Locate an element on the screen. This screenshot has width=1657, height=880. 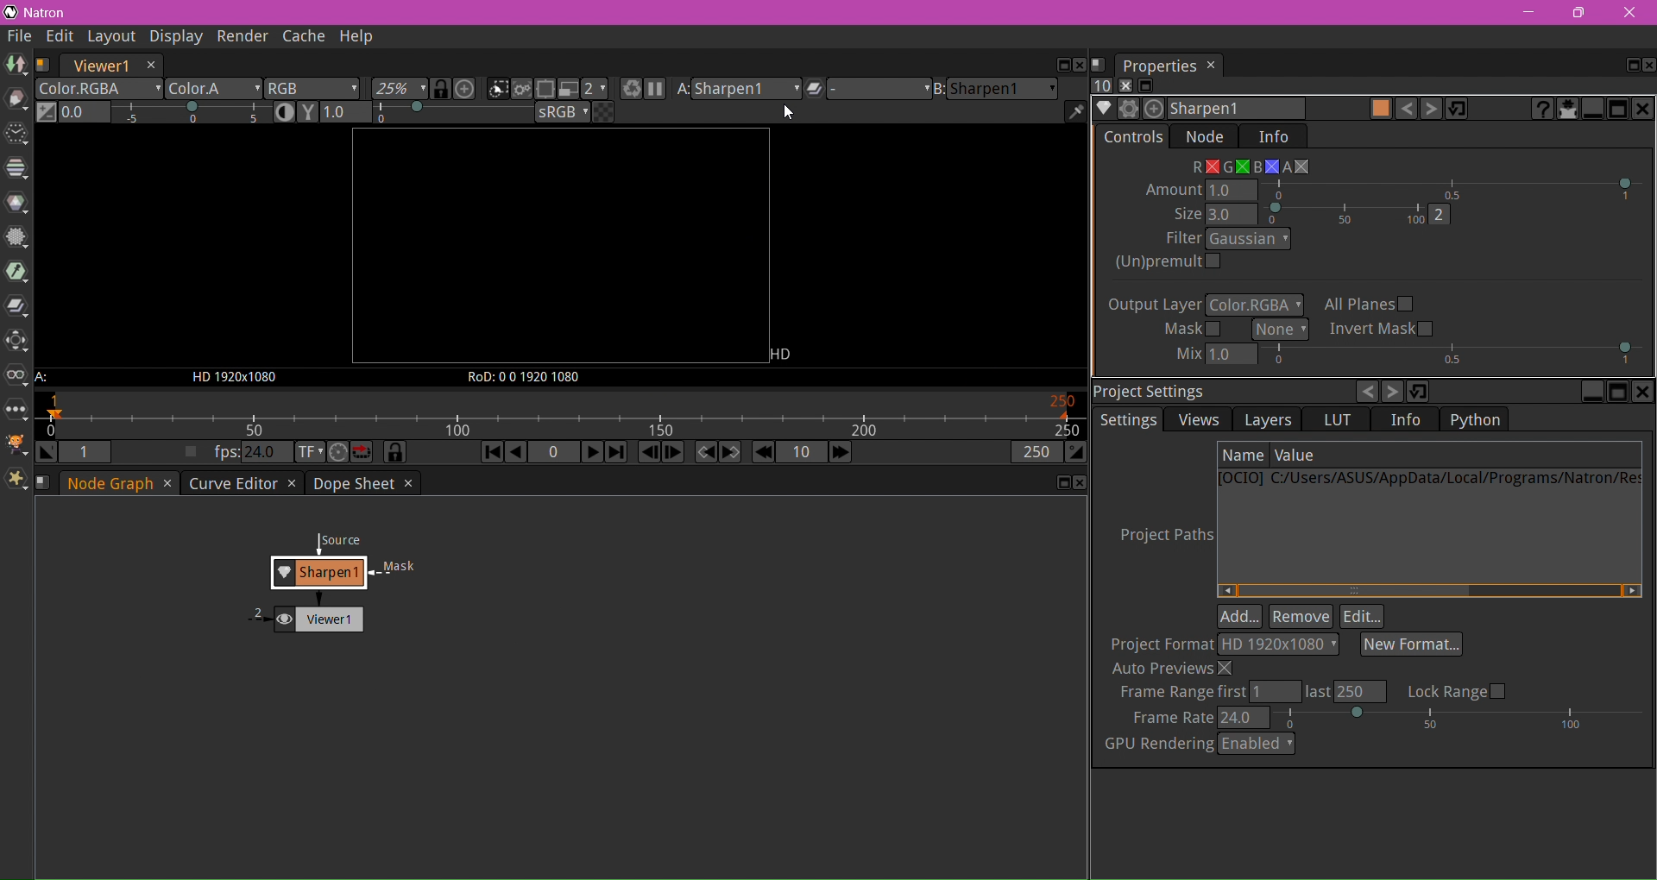
Maximize is located at coordinates (1617, 393).